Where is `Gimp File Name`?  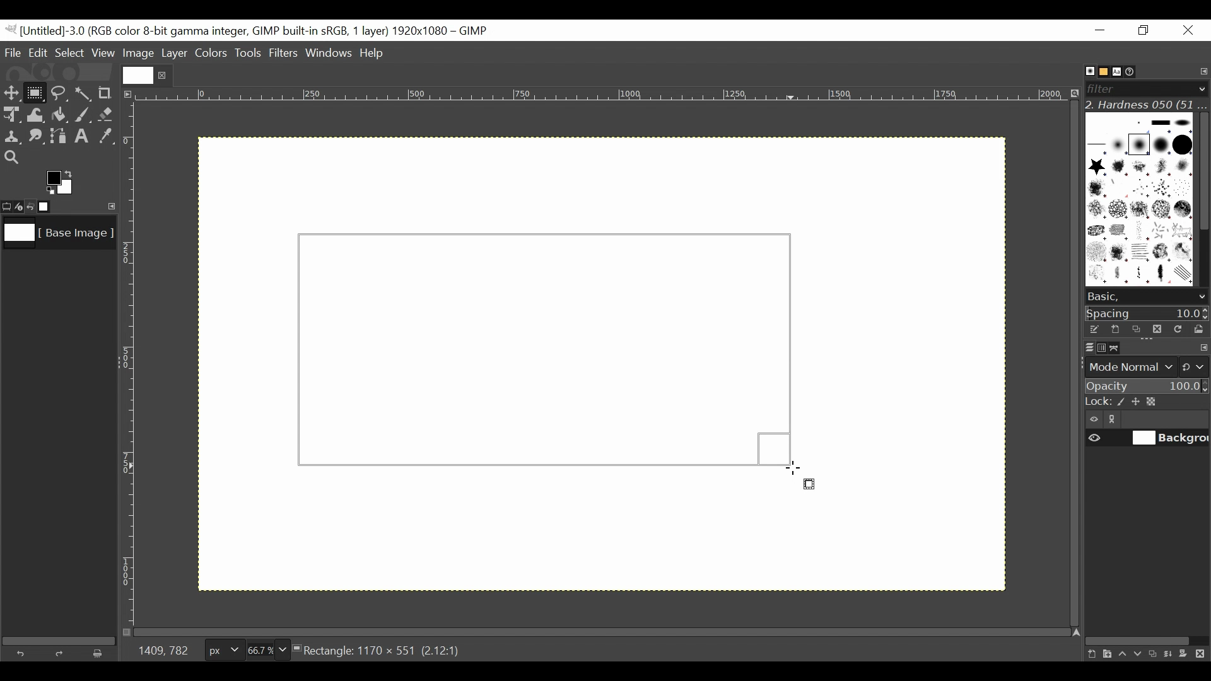 Gimp File Name is located at coordinates (251, 31).